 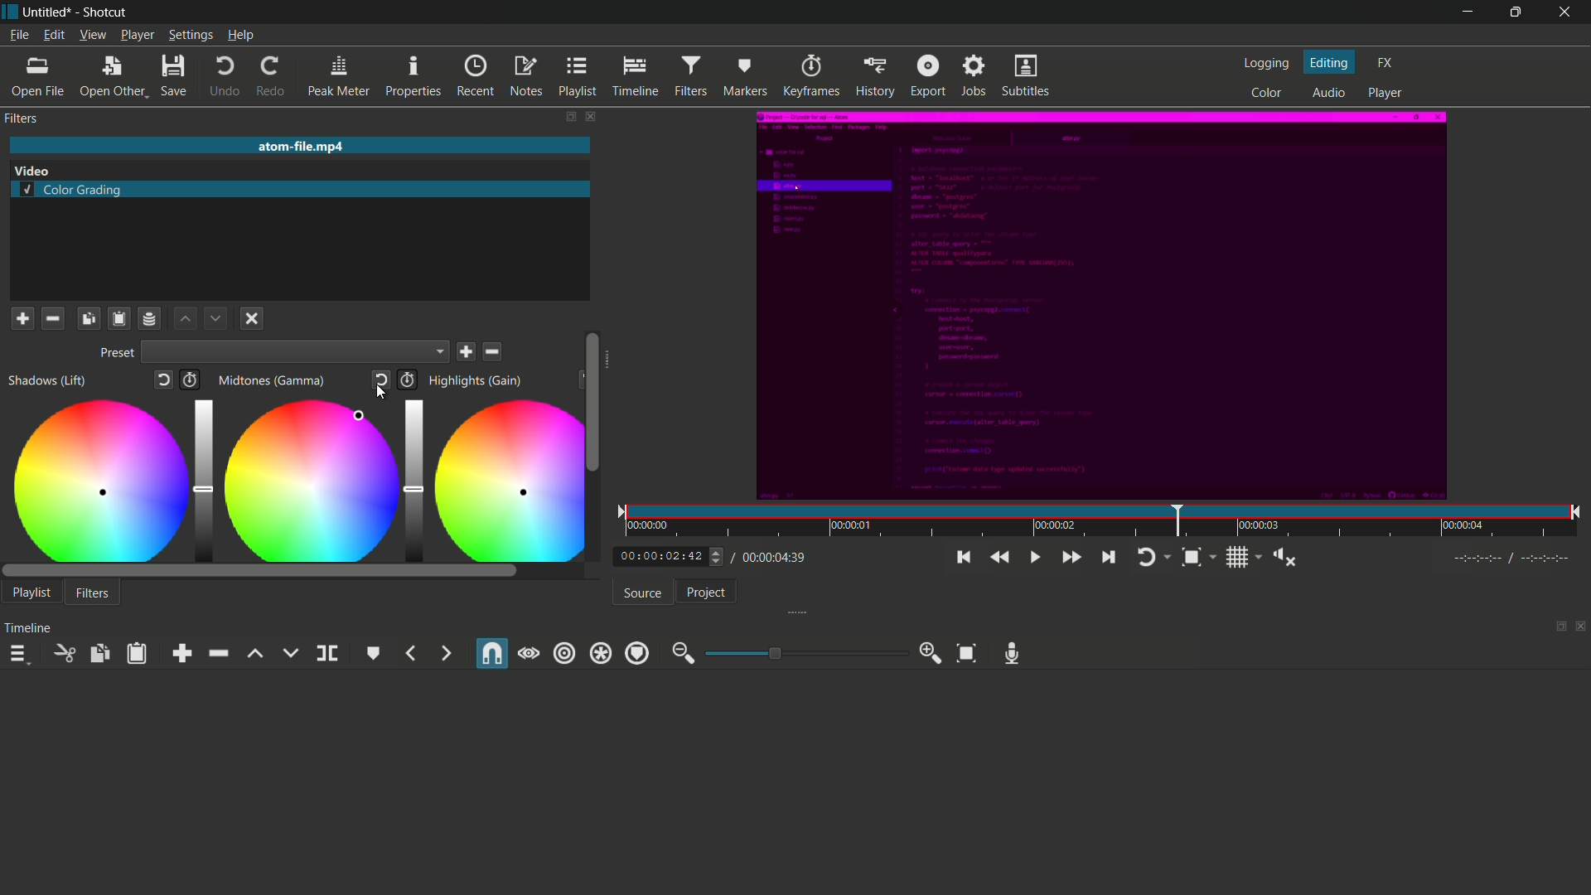 I want to click on snap, so click(x=490, y=655).